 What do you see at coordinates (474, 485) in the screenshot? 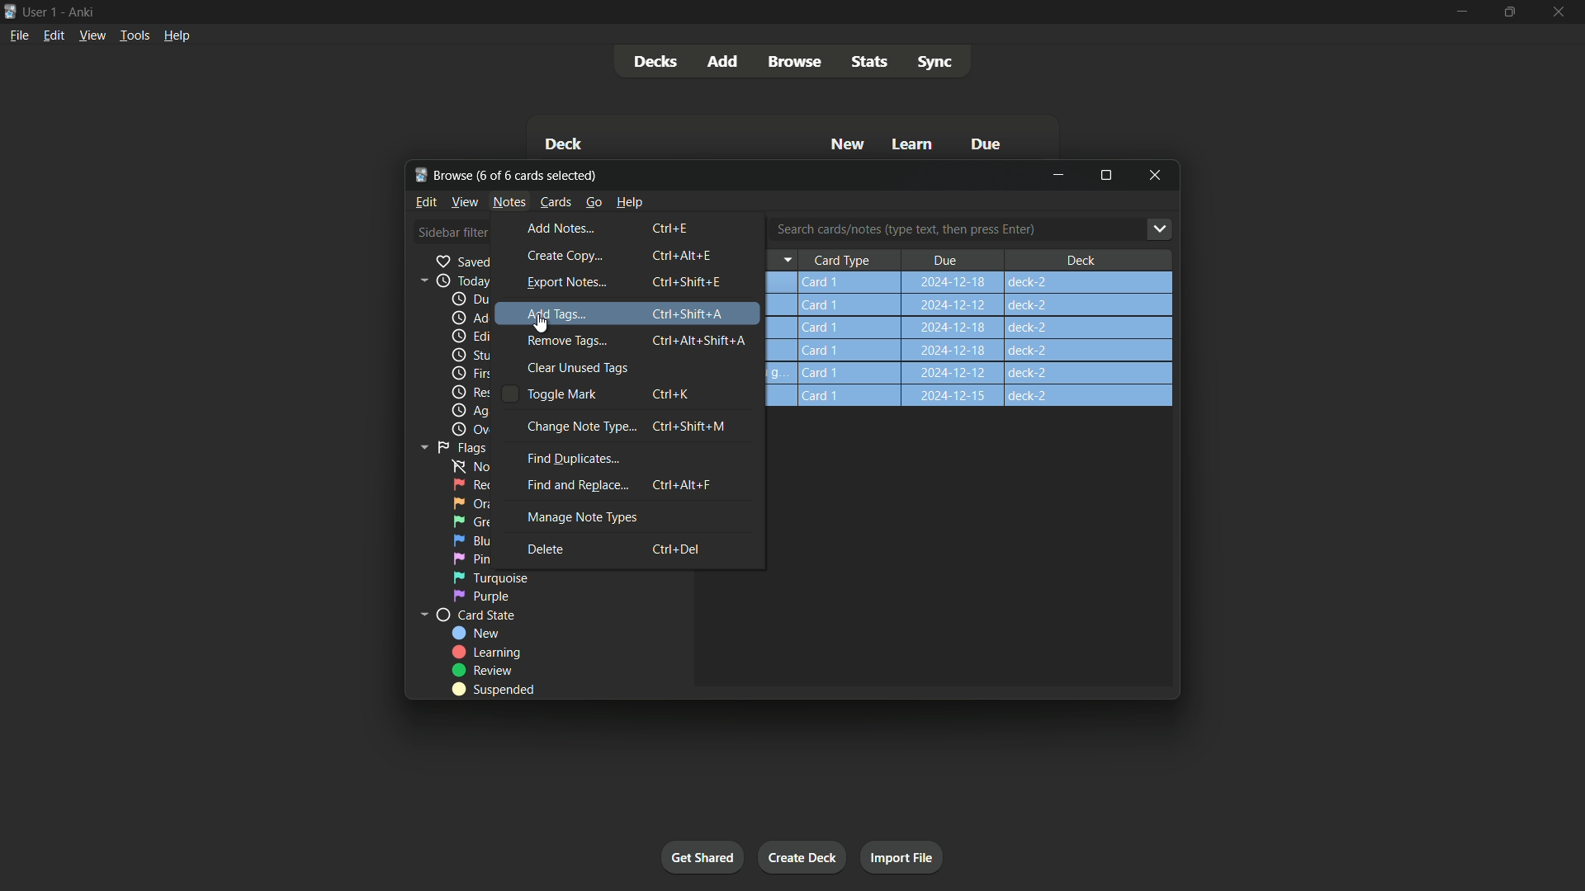
I see `red` at bounding box center [474, 485].